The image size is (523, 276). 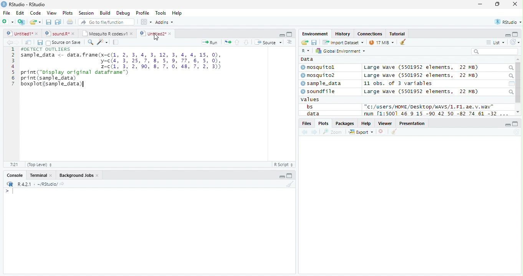 I want to click on Create a project, so click(x=22, y=22).